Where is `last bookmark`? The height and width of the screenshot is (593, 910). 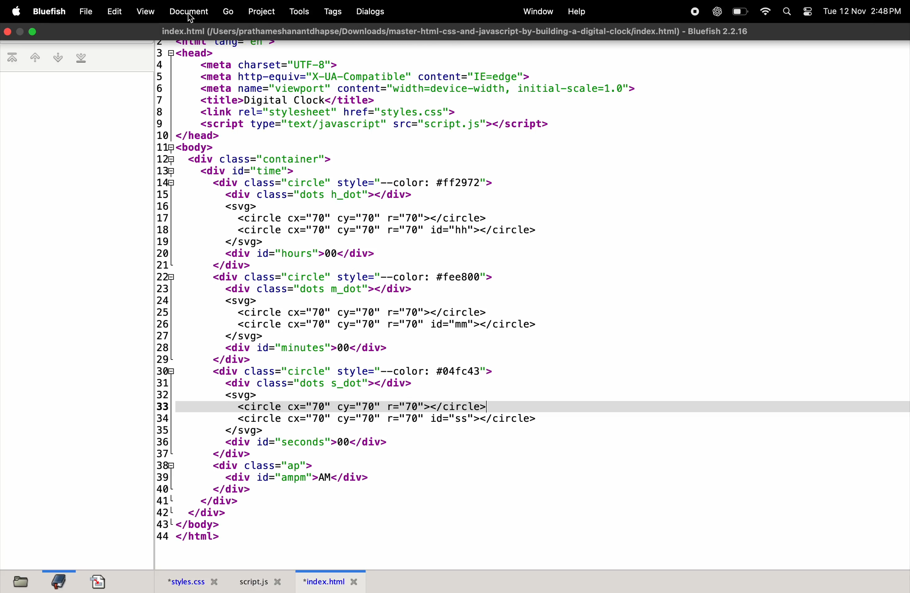 last bookmark is located at coordinates (83, 59).